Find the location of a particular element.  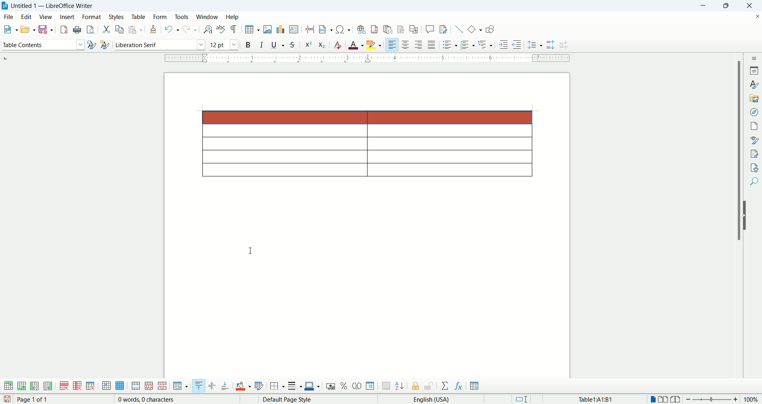

delete selected row is located at coordinates (65, 386).